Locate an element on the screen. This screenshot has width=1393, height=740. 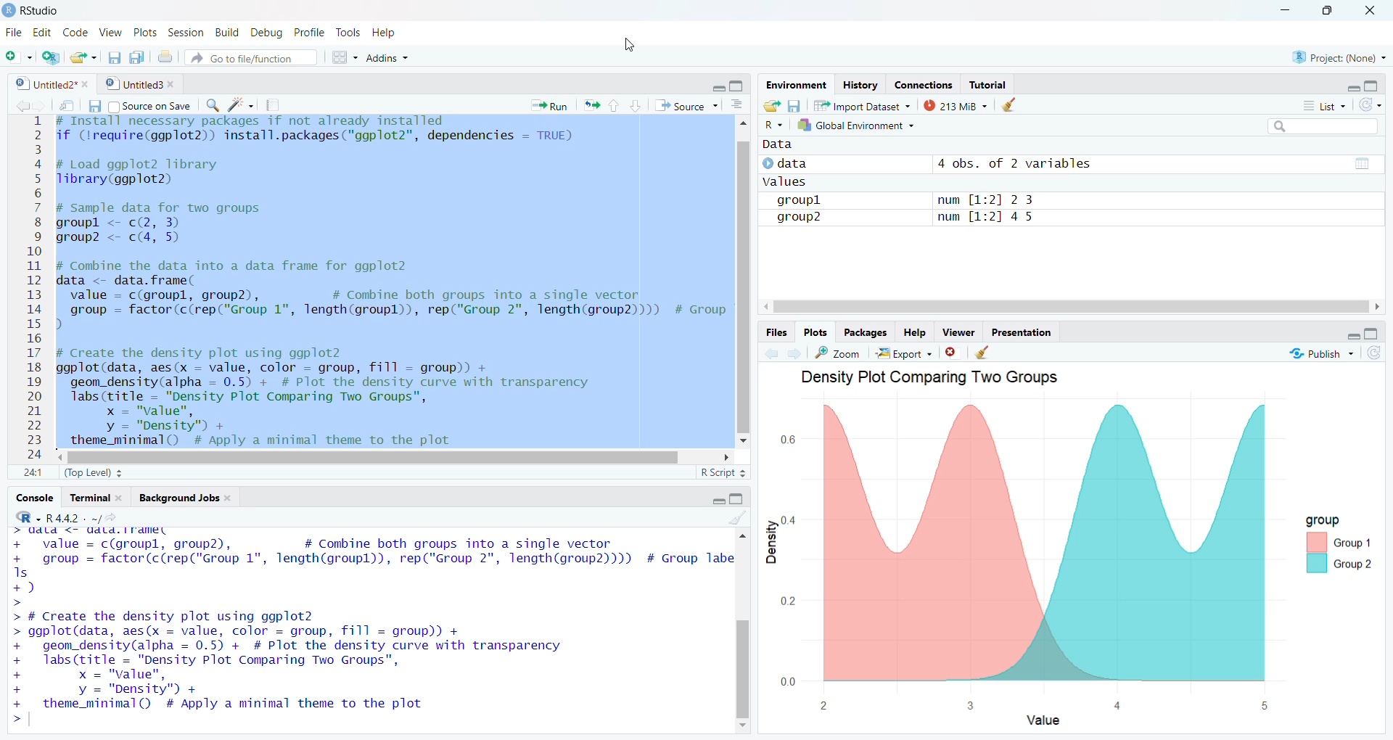
 is located at coordinates (340, 57).